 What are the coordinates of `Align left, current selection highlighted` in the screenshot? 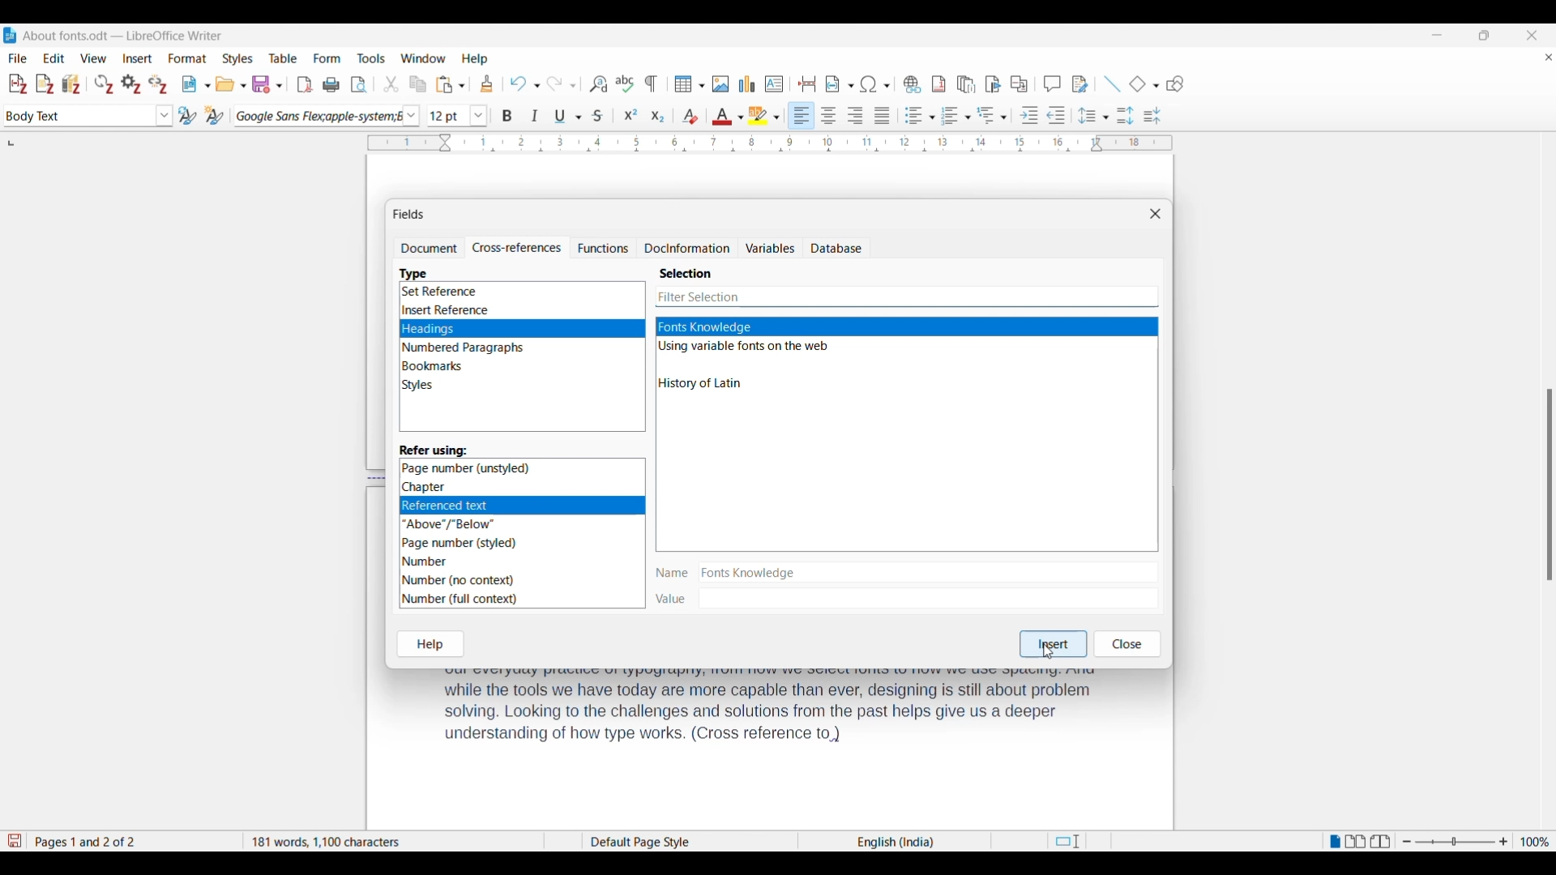 It's located at (802, 115).